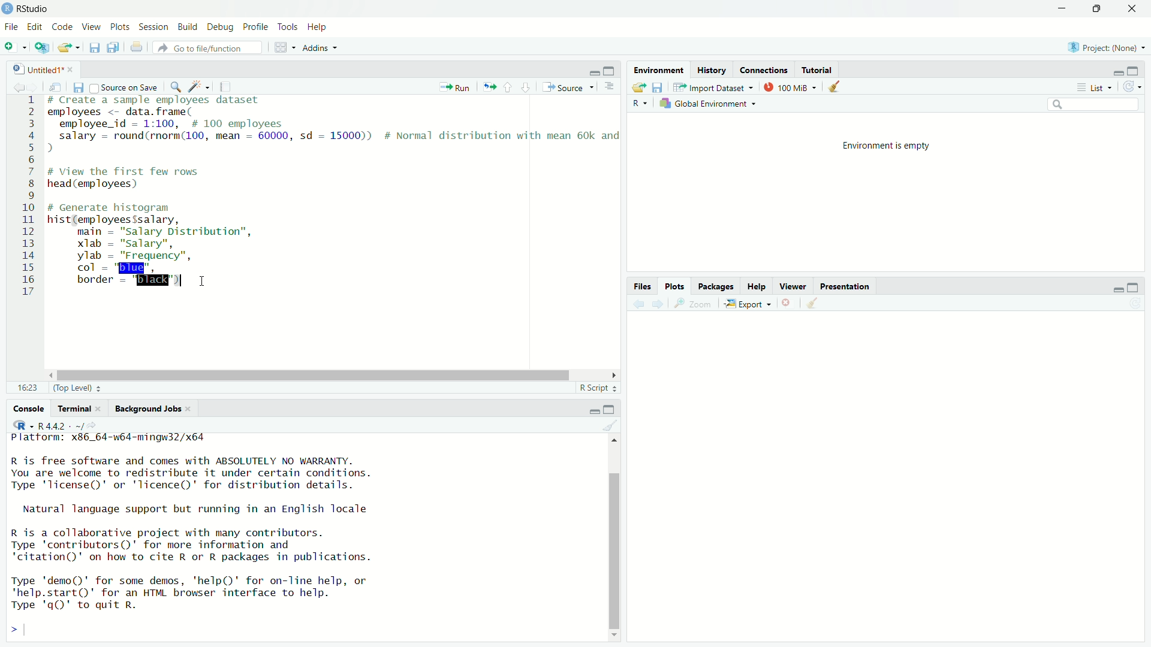  Describe the element at coordinates (658, 304) in the screenshot. I see `next` at that location.